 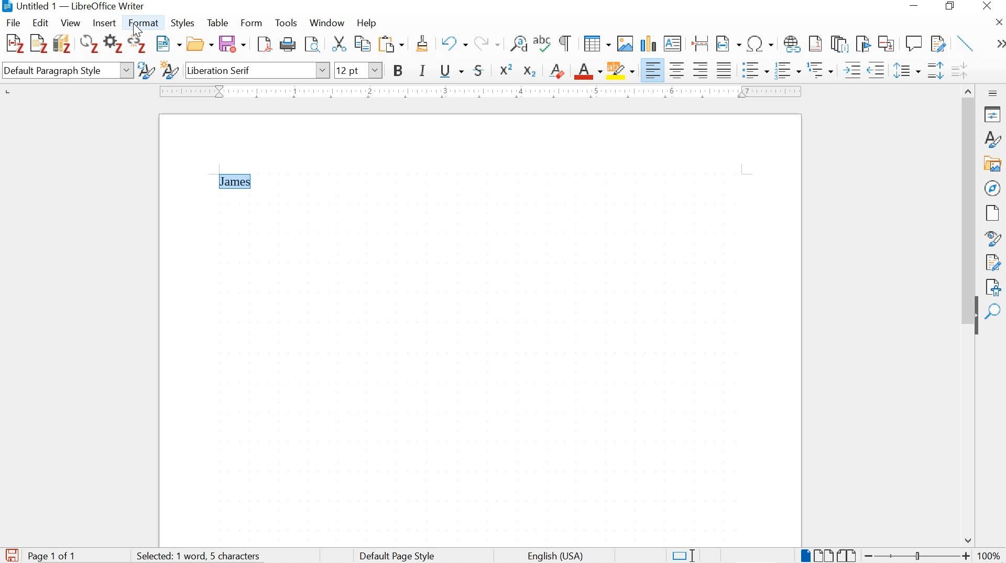 I want to click on Toggle unorder list, so click(x=754, y=68).